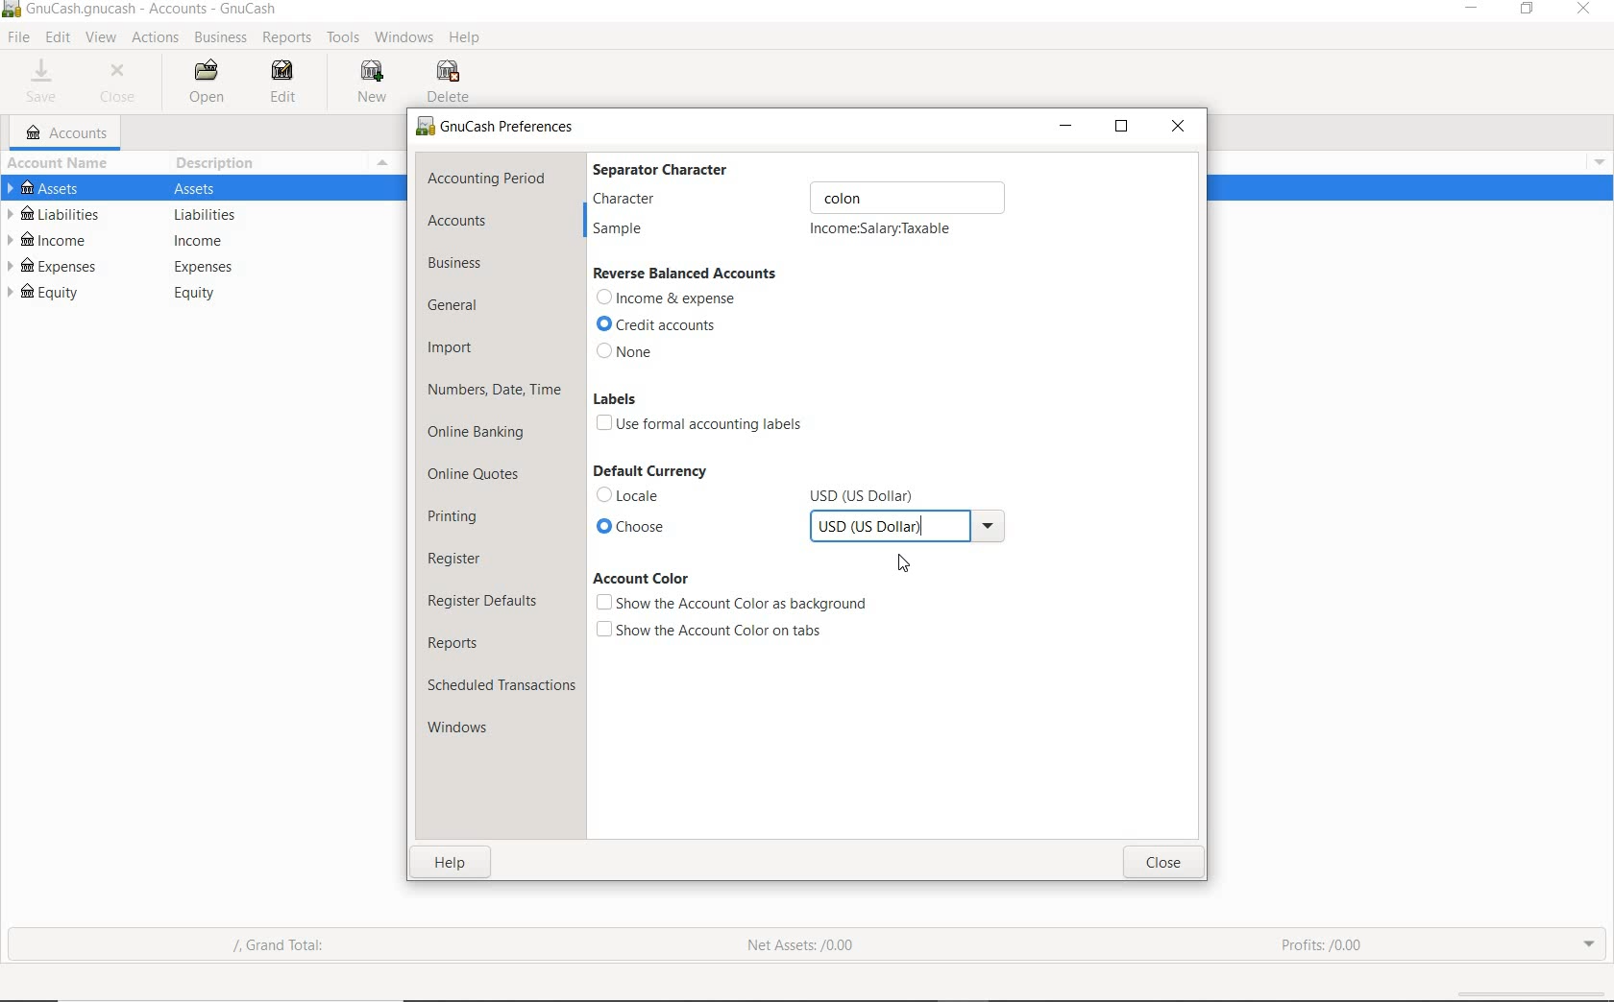 The image size is (1614, 1002). I want to click on choose currency, so click(683, 529).